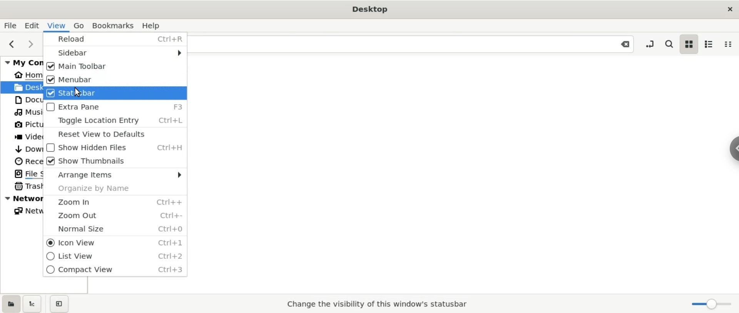  What do you see at coordinates (375, 304) in the screenshot?
I see `Change the visibility of this window's statusbar` at bounding box center [375, 304].